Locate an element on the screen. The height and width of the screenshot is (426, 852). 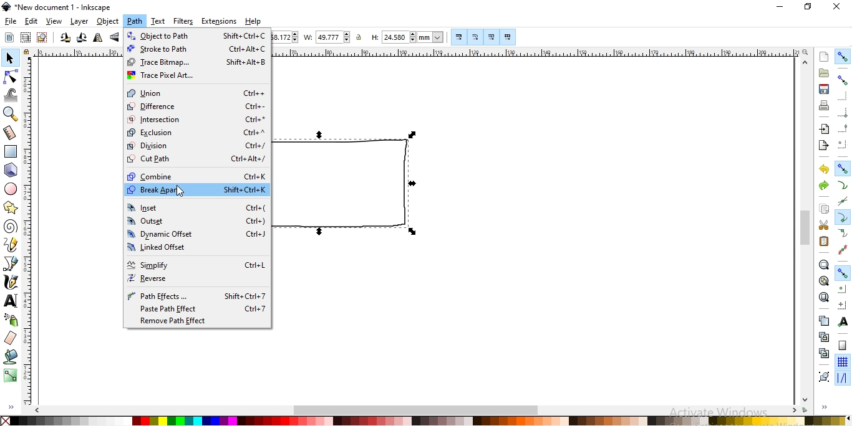
stroke to path is located at coordinates (195, 49).